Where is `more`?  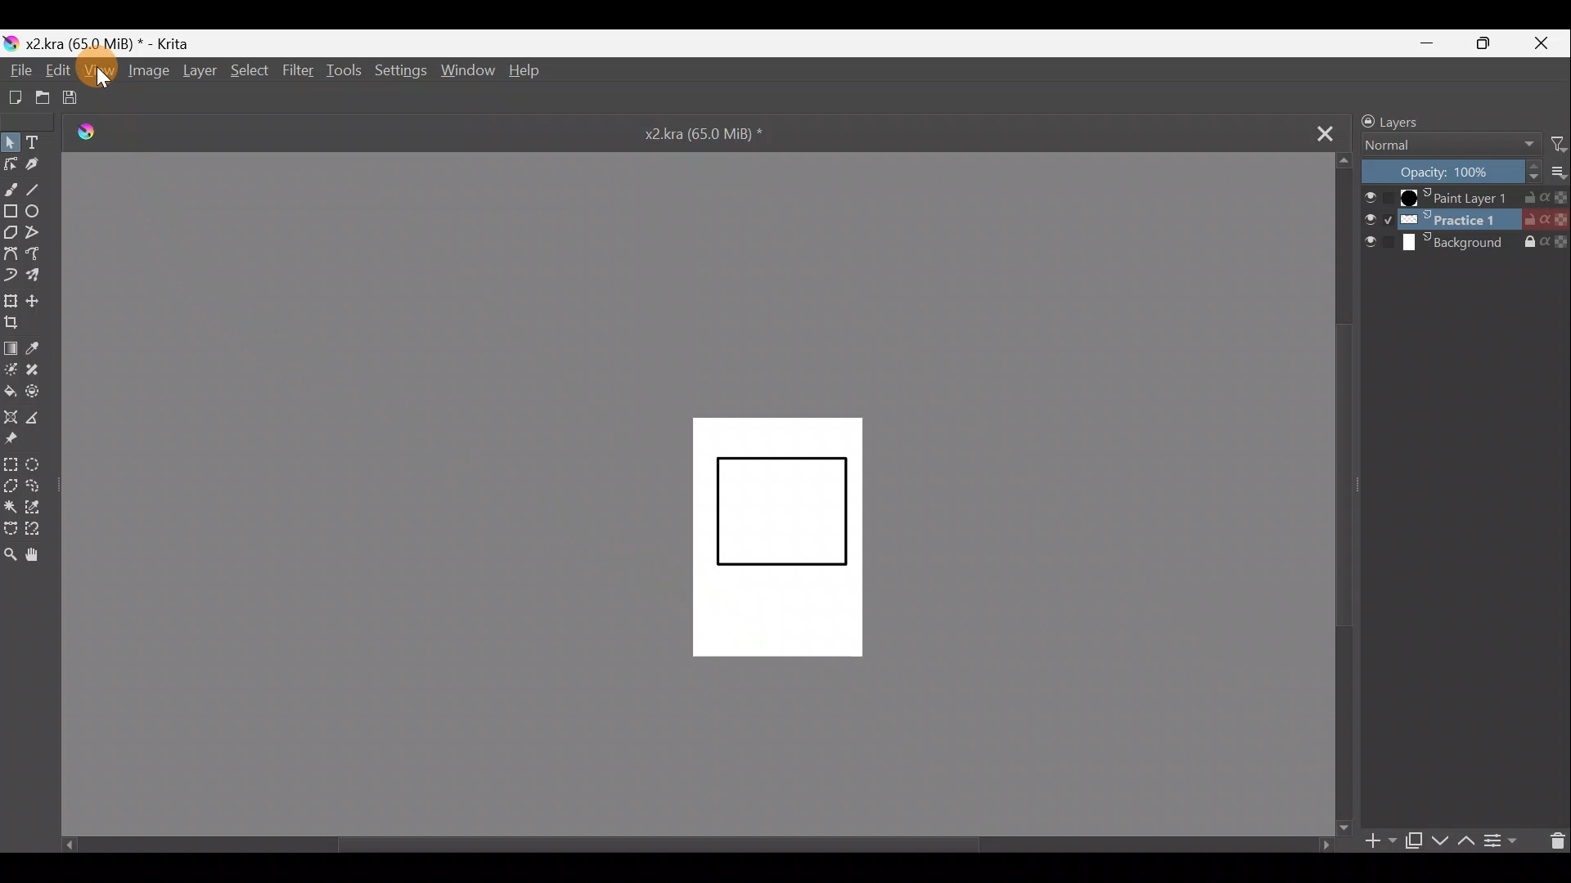 more is located at coordinates (1561, 174).